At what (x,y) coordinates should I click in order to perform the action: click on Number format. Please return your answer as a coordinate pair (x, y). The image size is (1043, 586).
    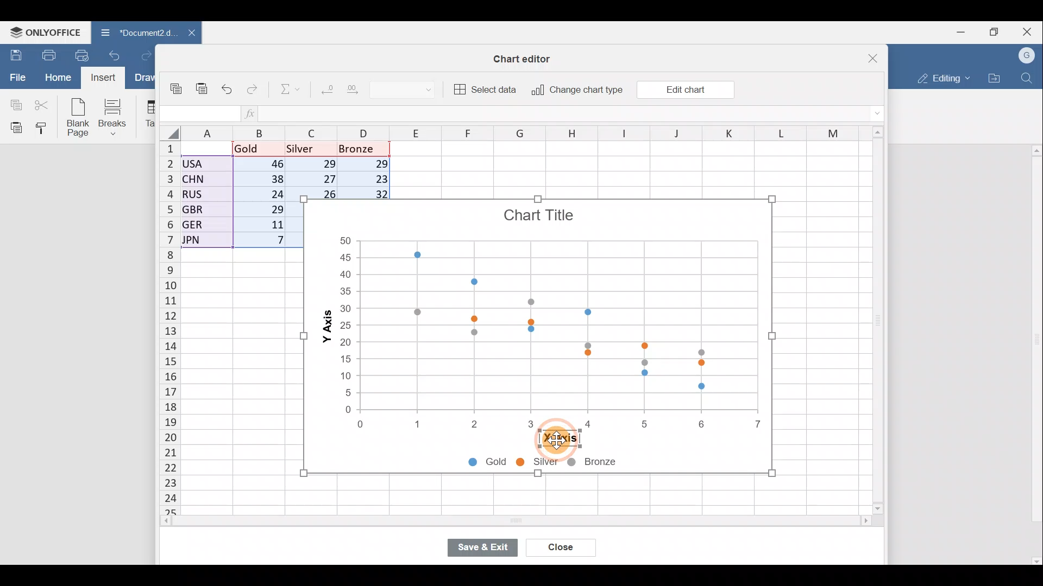
    Looking at the image, I should click on (411, 91).